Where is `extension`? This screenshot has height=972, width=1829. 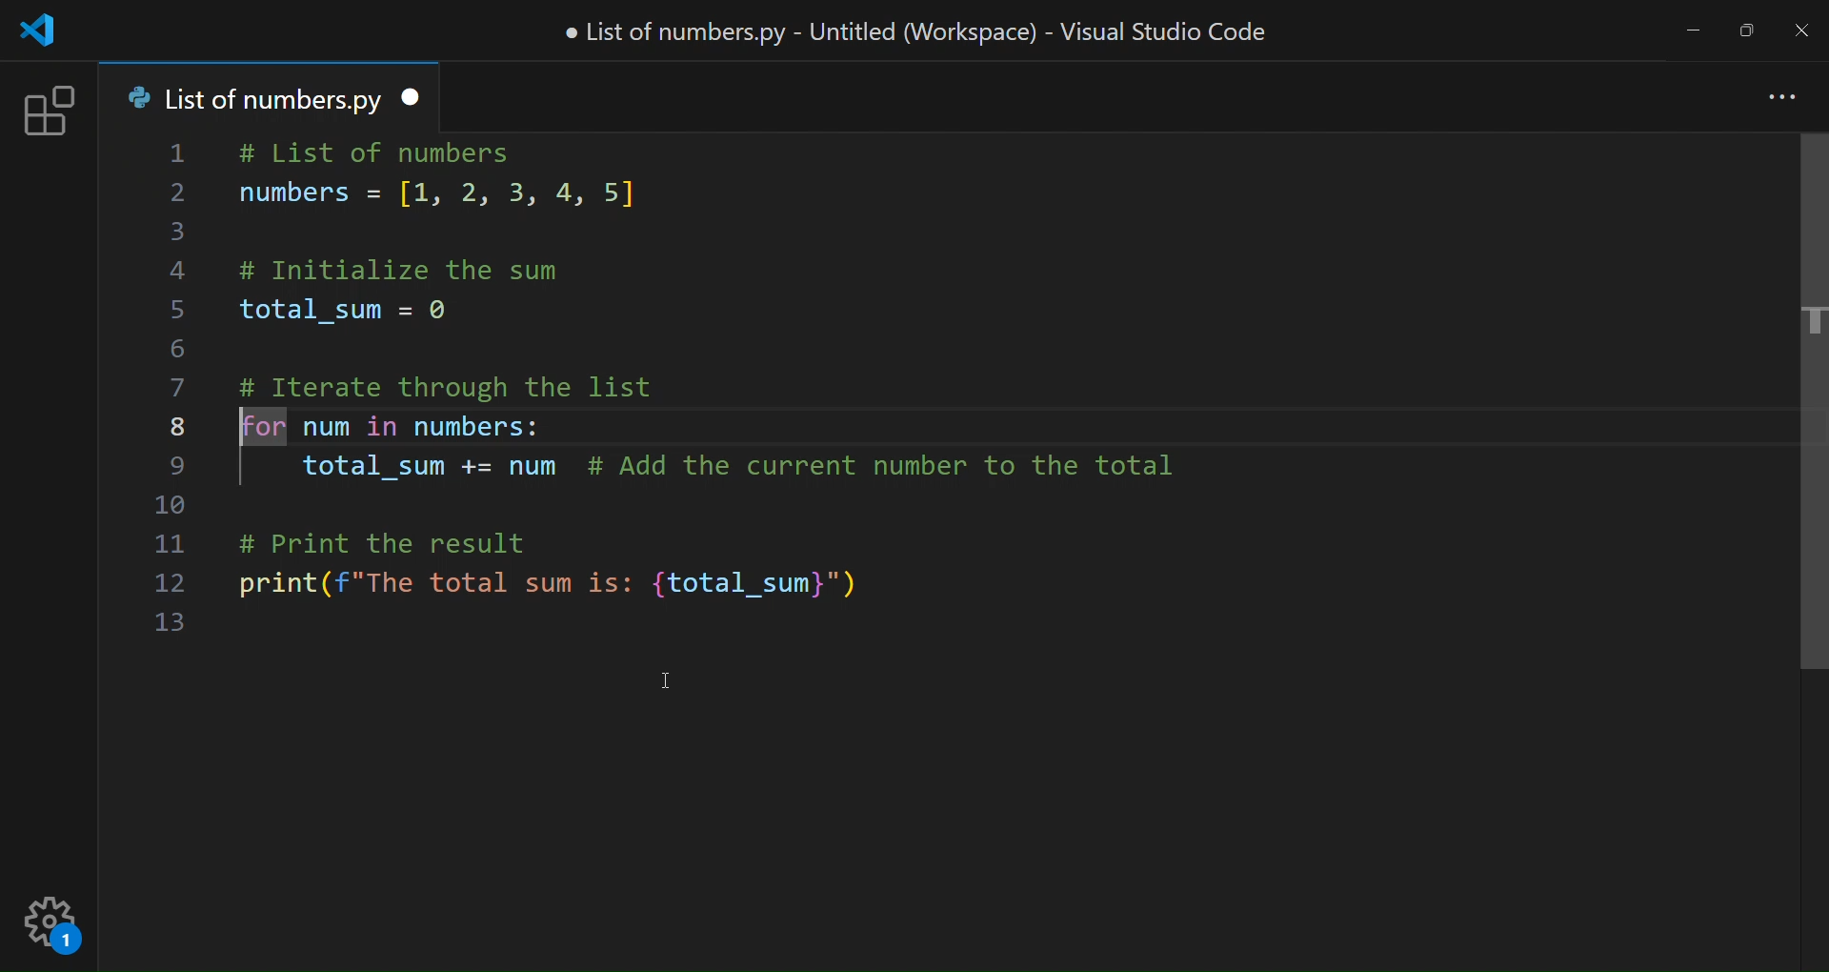 extension is located at coordinates (50, 115).